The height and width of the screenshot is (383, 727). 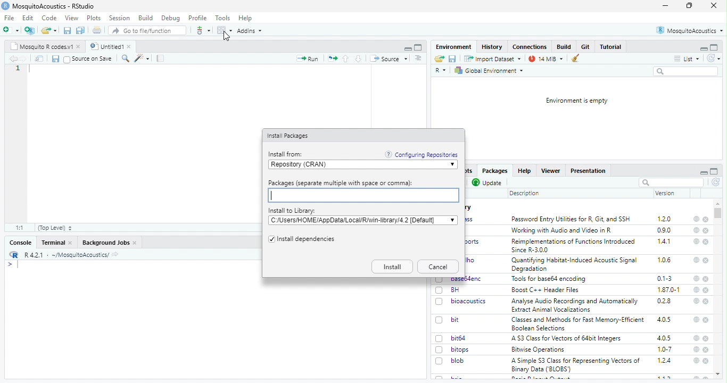 I want to click on Debug, so click(x=171, y=19).